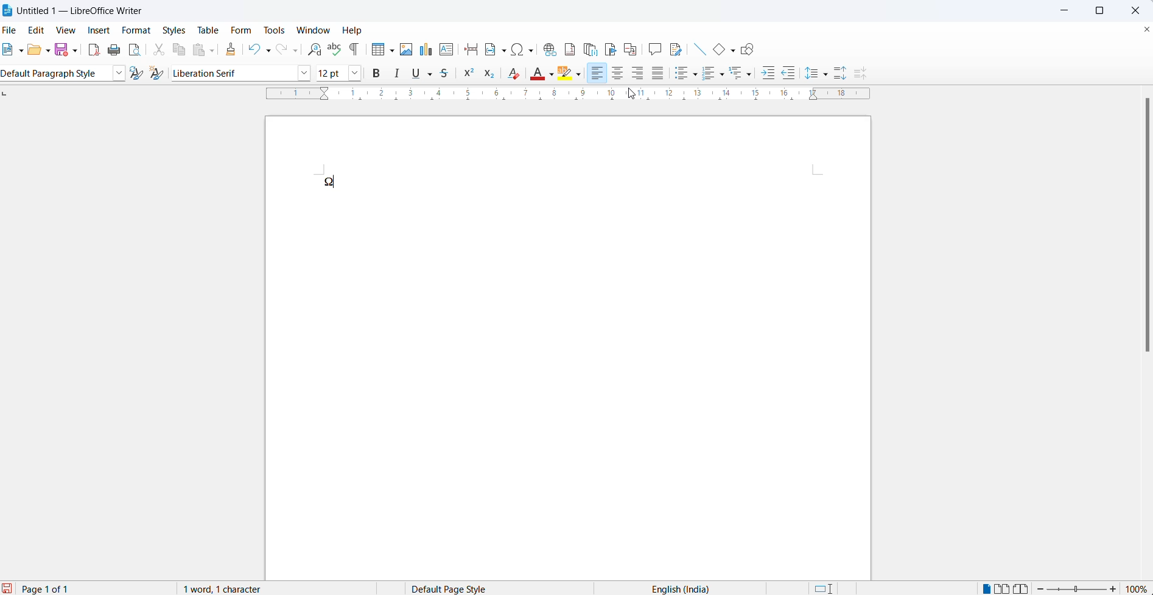 This screenshot has height=595, width=1153. I want to click on page breal, so click(468, 49).